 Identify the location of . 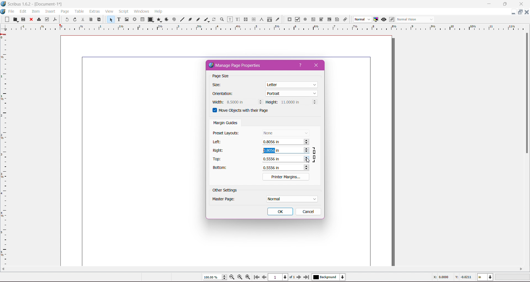
(229, 133).